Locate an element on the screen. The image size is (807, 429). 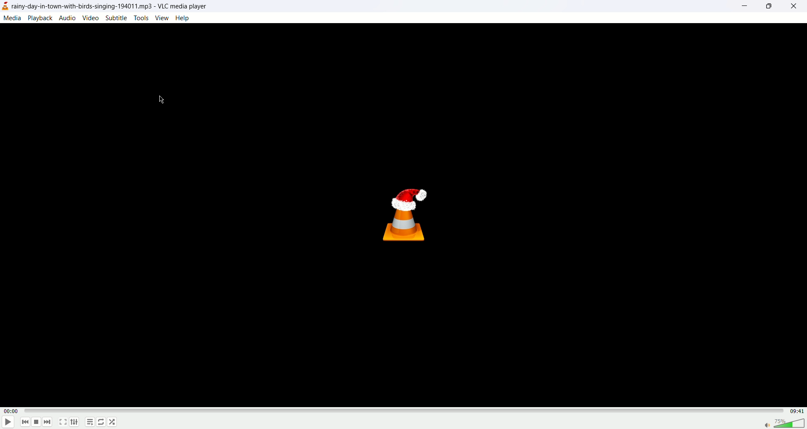
minimize is located at coordinates (745, 7).